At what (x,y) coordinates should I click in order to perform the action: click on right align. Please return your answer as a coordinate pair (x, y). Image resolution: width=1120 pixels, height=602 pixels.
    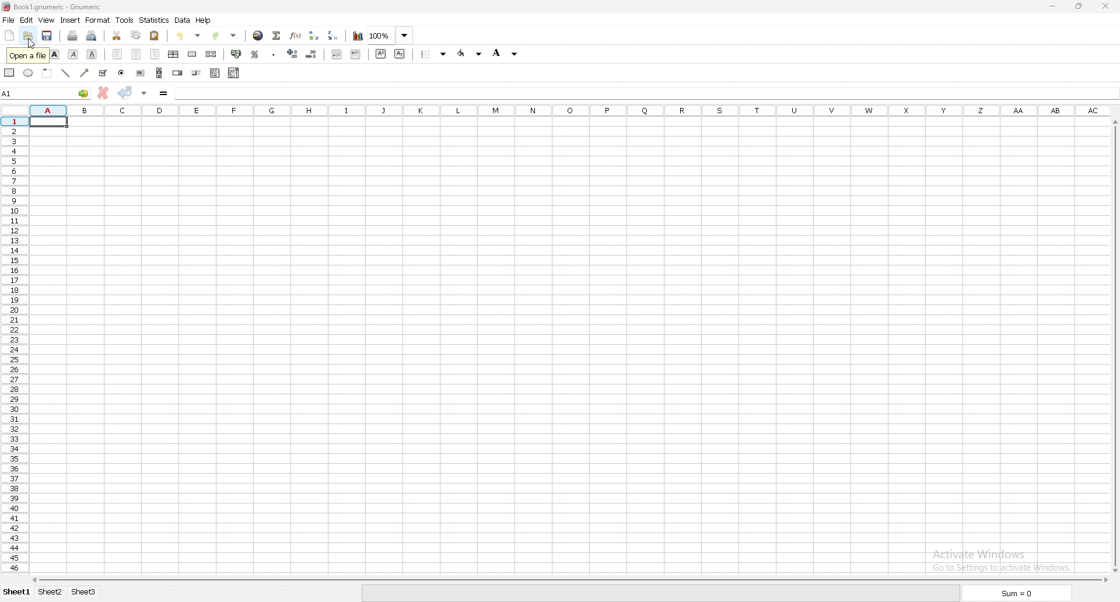
    Looking at the image, I should click on (155, 54).